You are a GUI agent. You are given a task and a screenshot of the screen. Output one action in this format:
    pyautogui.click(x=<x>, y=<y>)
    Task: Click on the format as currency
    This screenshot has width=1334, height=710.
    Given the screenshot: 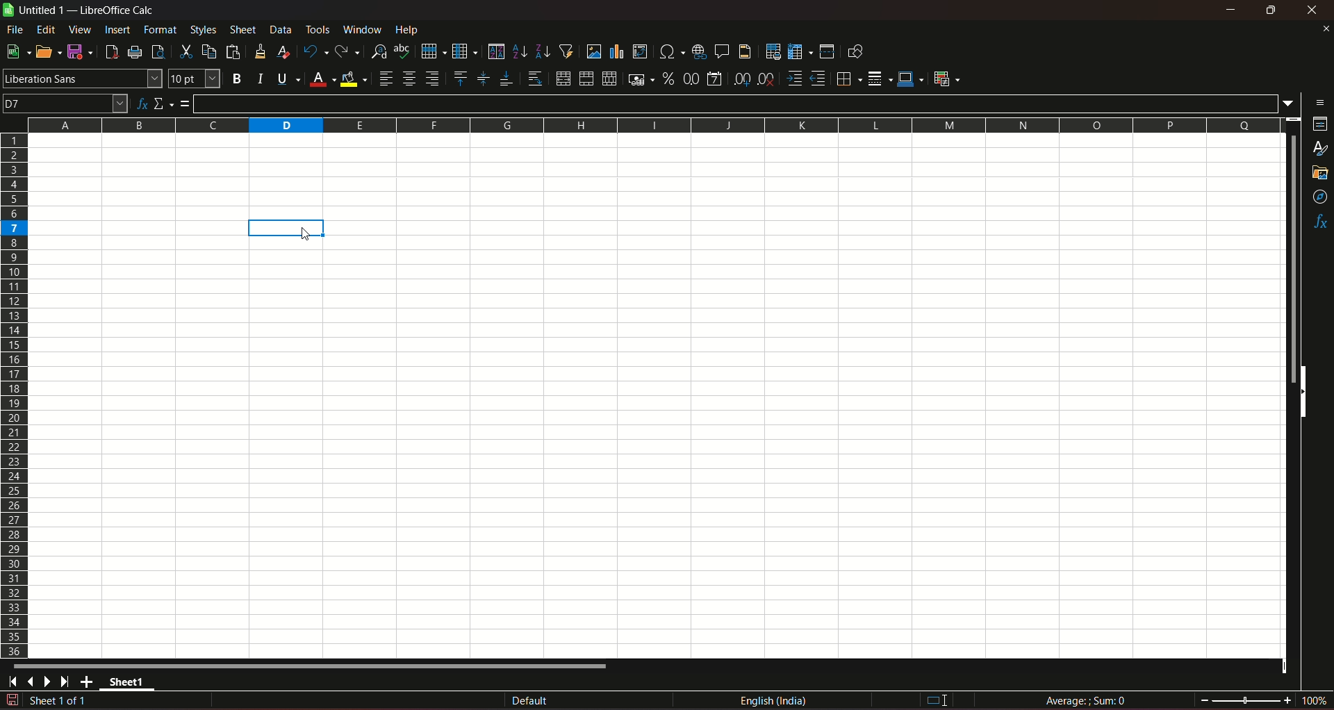 What is the action you would take?
    pyautogui.click(x=640, y=79)
    